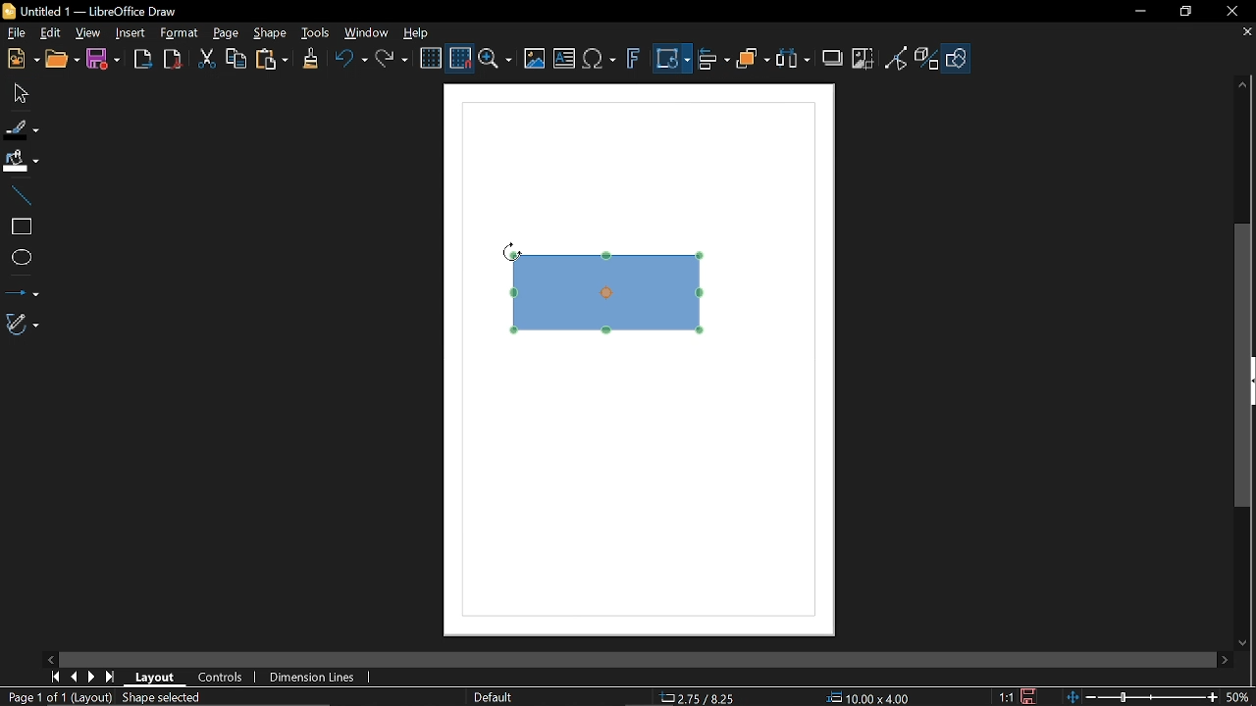 The height and width of the screenshot is (706, 1256). Describe the element at coordinates (610, 291) in the screenshot. I see `Rectangle (selected diagram)` at that location.